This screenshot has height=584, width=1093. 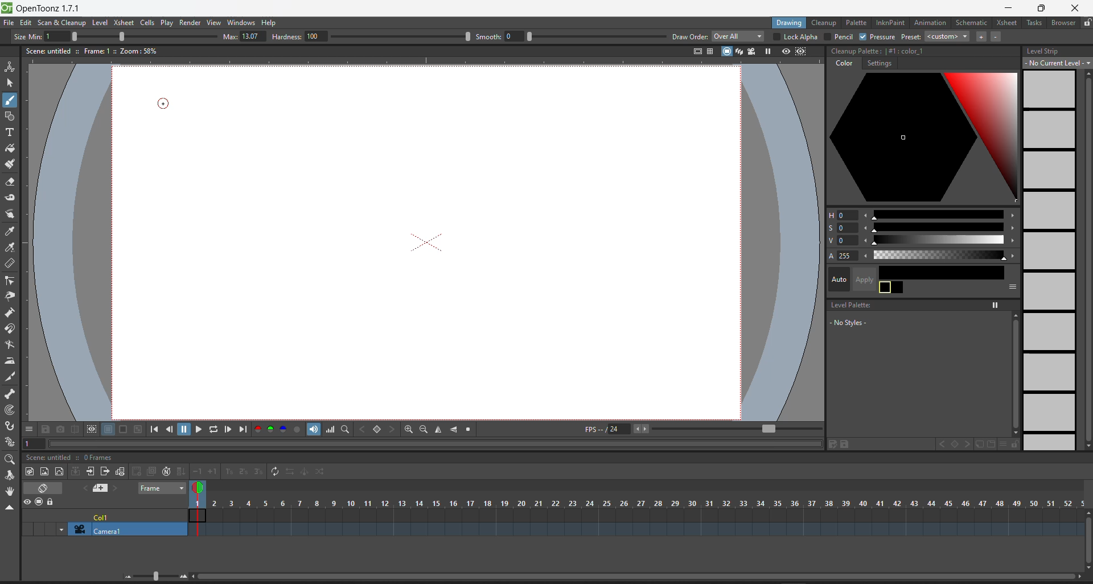 I want to click on new toonz raster level, so click(x=29, y=472).